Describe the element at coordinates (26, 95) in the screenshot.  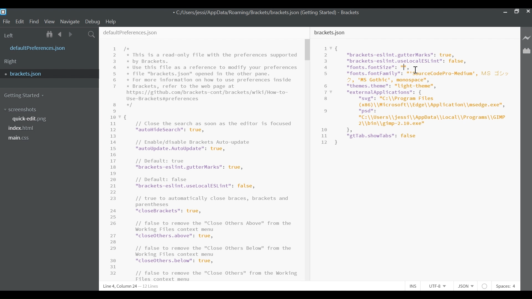
I see `Getting Started` at that location.